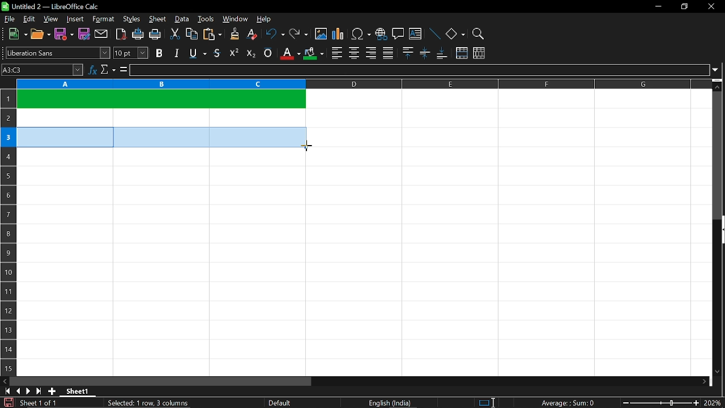 The image size is (725, 408). I want to click on move right, so click(705, 381).